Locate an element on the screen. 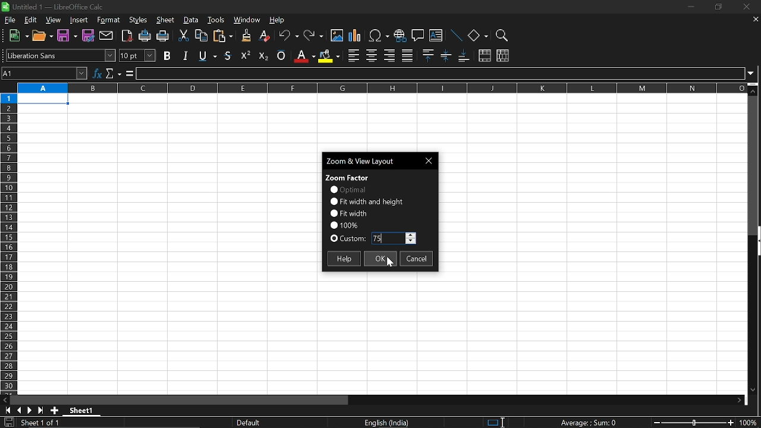 The height and width of the screenshot is (428, 761). styles is located at coordinates (139, 21).